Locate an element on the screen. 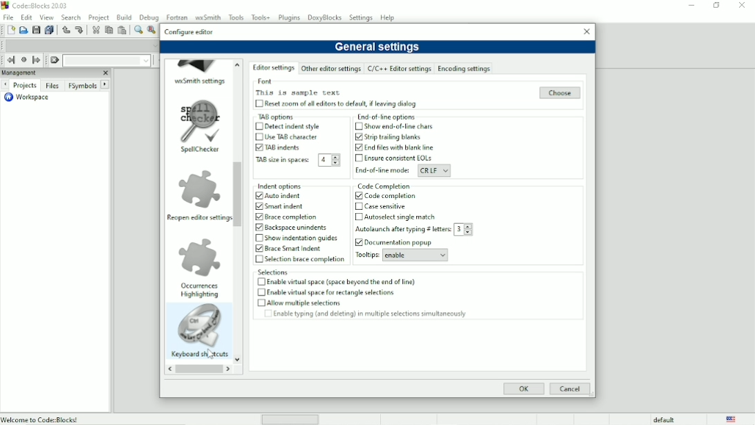 This screenshot has height=425, width=755. TAB indents is located at coordinates (287, 146).